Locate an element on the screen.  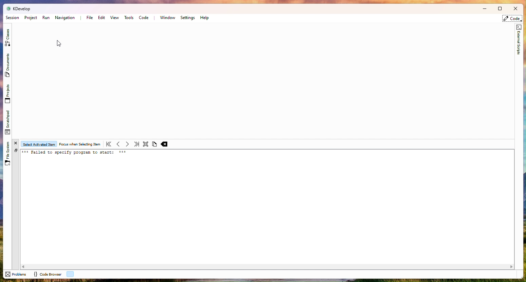
Tools is located at coordinates (129, 18).